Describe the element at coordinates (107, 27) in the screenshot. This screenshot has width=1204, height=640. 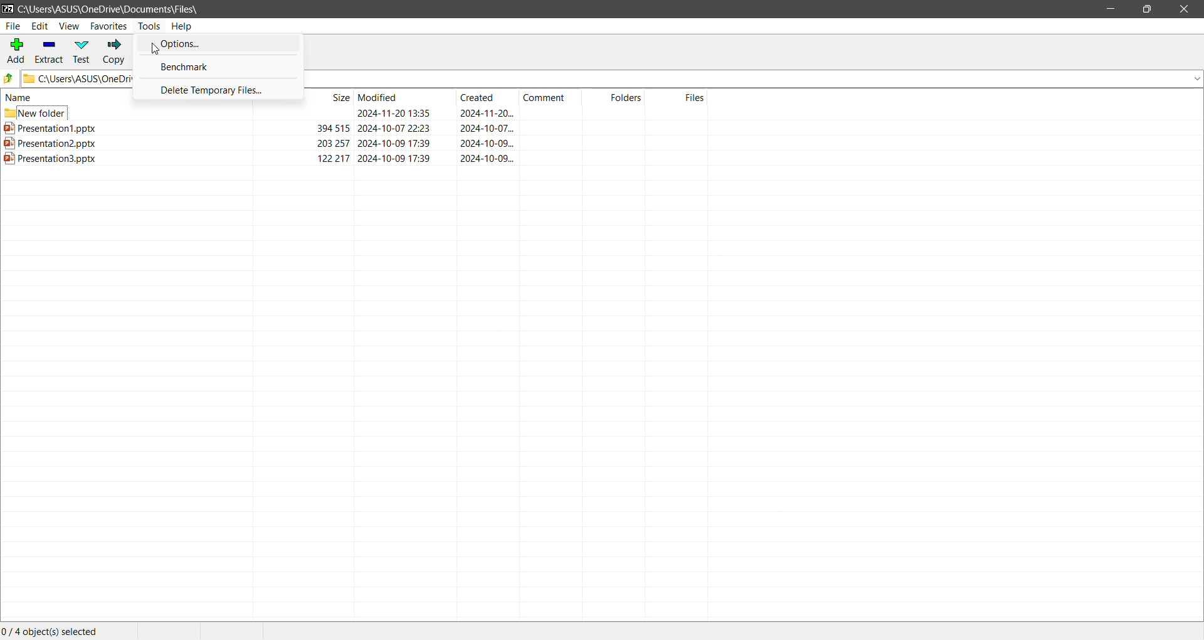
I see `Favorites` at that location.